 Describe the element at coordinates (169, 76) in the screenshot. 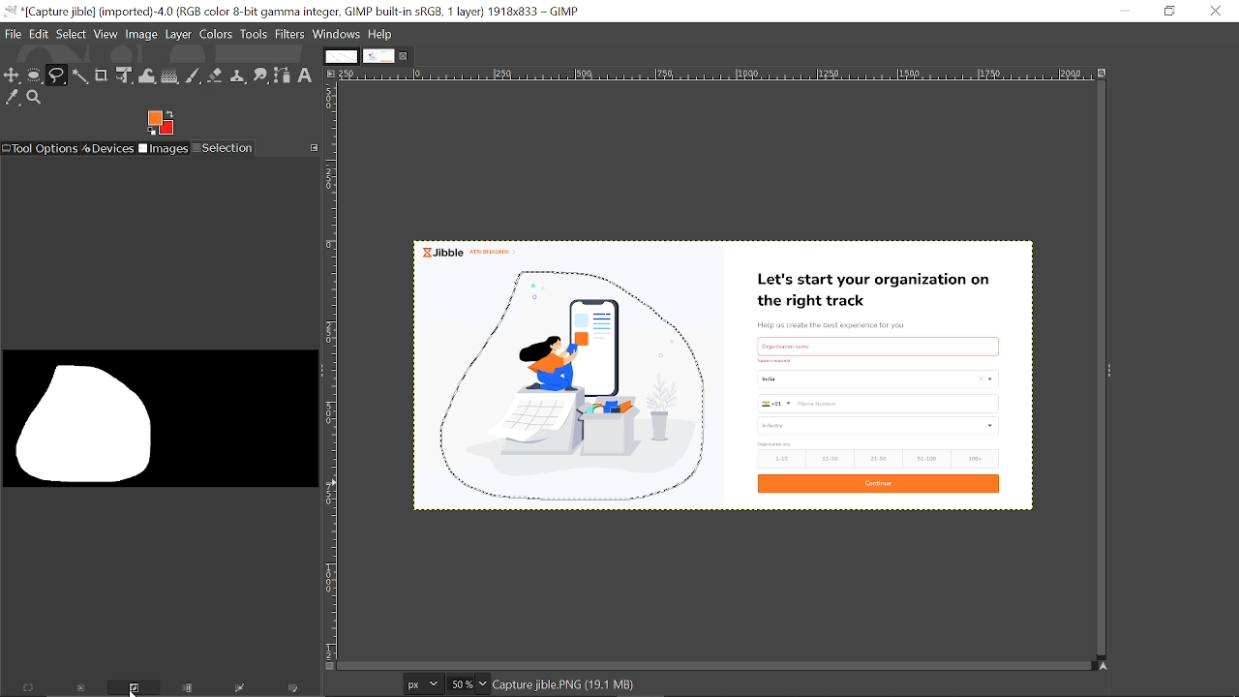

I see `Gradient` at that location.